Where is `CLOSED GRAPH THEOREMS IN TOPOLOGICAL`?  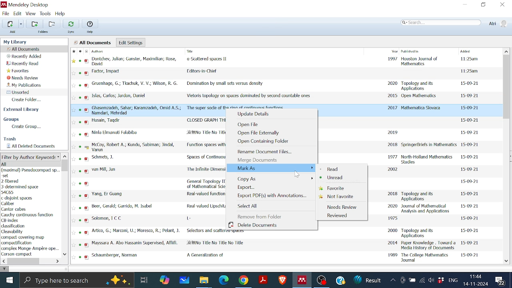 CLOSED GRAPH THEOREMS IN TOPOLOGICAL is located at coordinates (148, 122).